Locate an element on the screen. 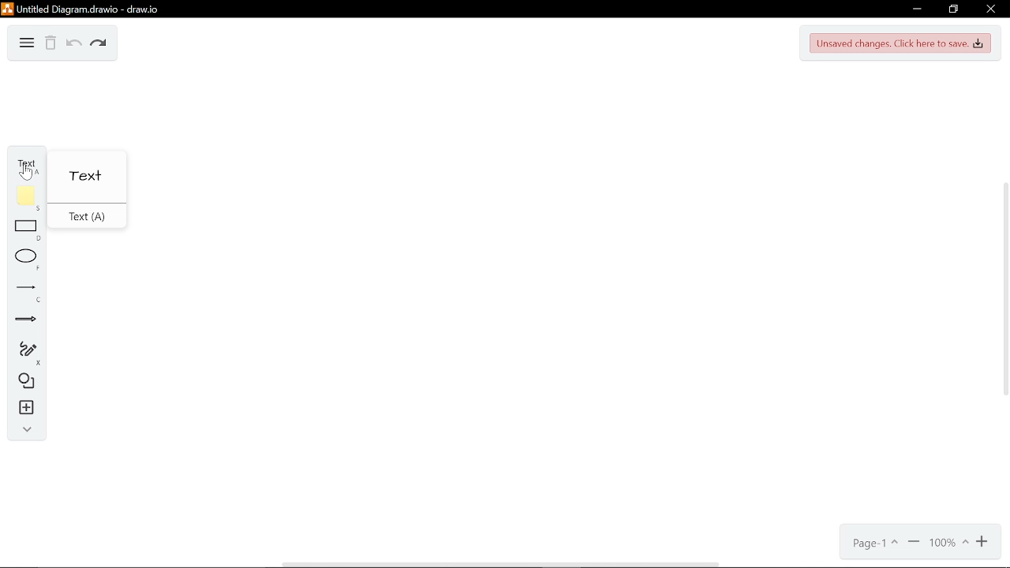  Arrow is located at coordinates (23, 322).